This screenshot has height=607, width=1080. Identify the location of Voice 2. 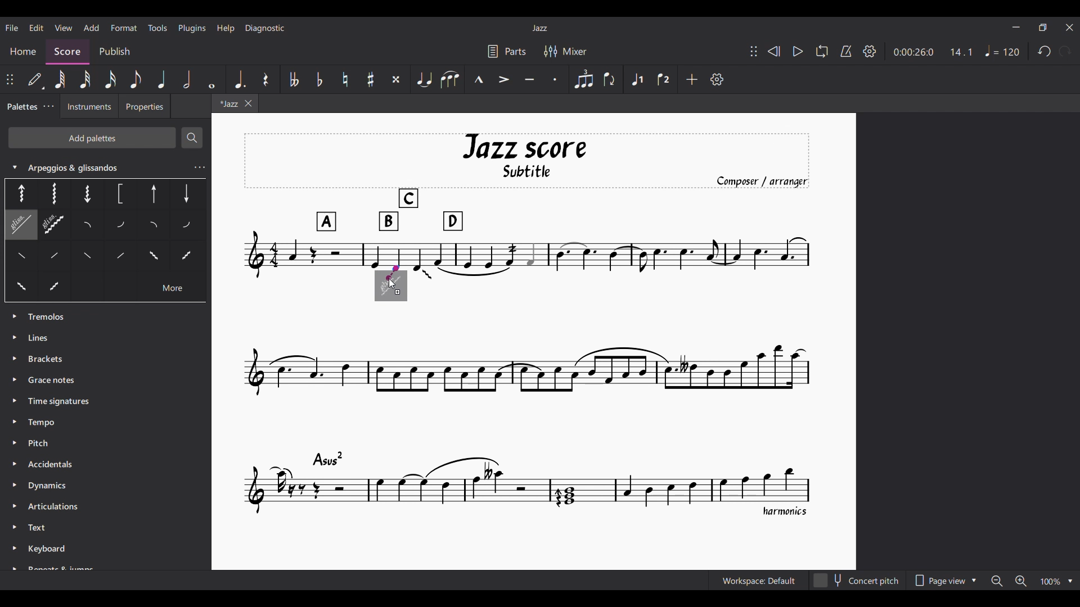
(664, 79).